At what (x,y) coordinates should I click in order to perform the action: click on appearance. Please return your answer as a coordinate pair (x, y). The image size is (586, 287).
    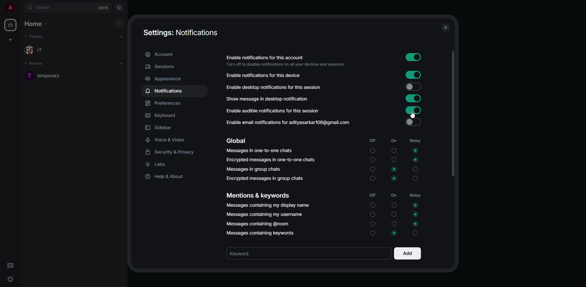
    Looking at the image, I should click on (165, 79).